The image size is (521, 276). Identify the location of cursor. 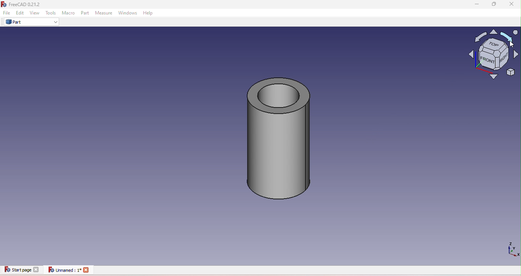
(512, 45).